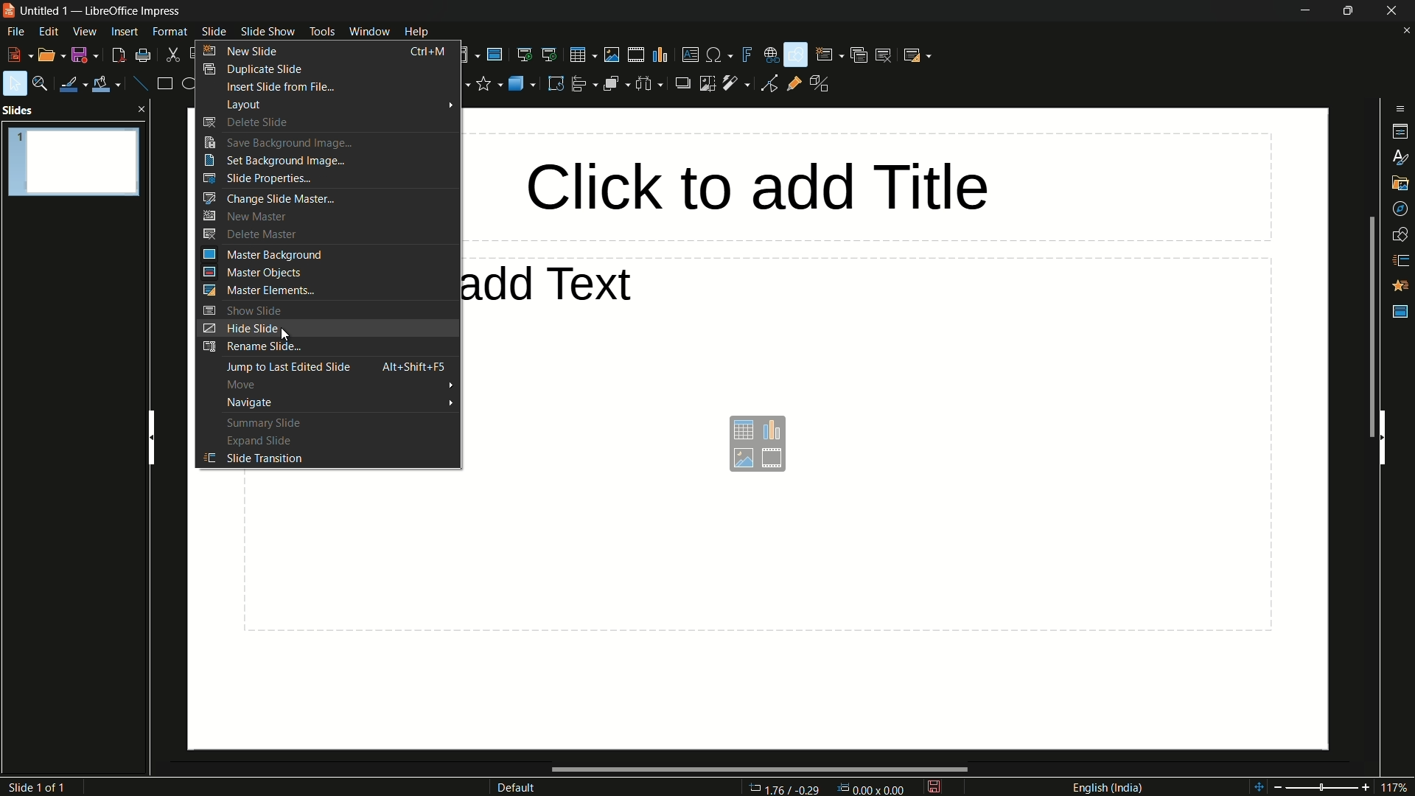 The width and height of the screenshot is (1415, 796). I want to click on change slide master, so click(269, 198).